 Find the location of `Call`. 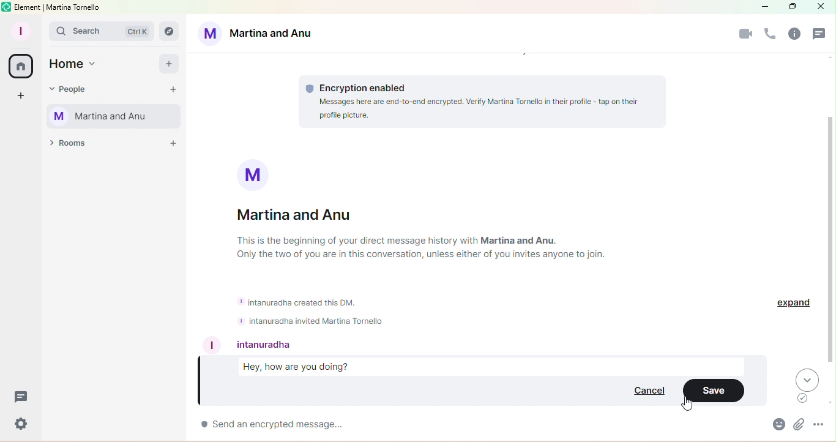

Call is located at coordinates (771, 34).